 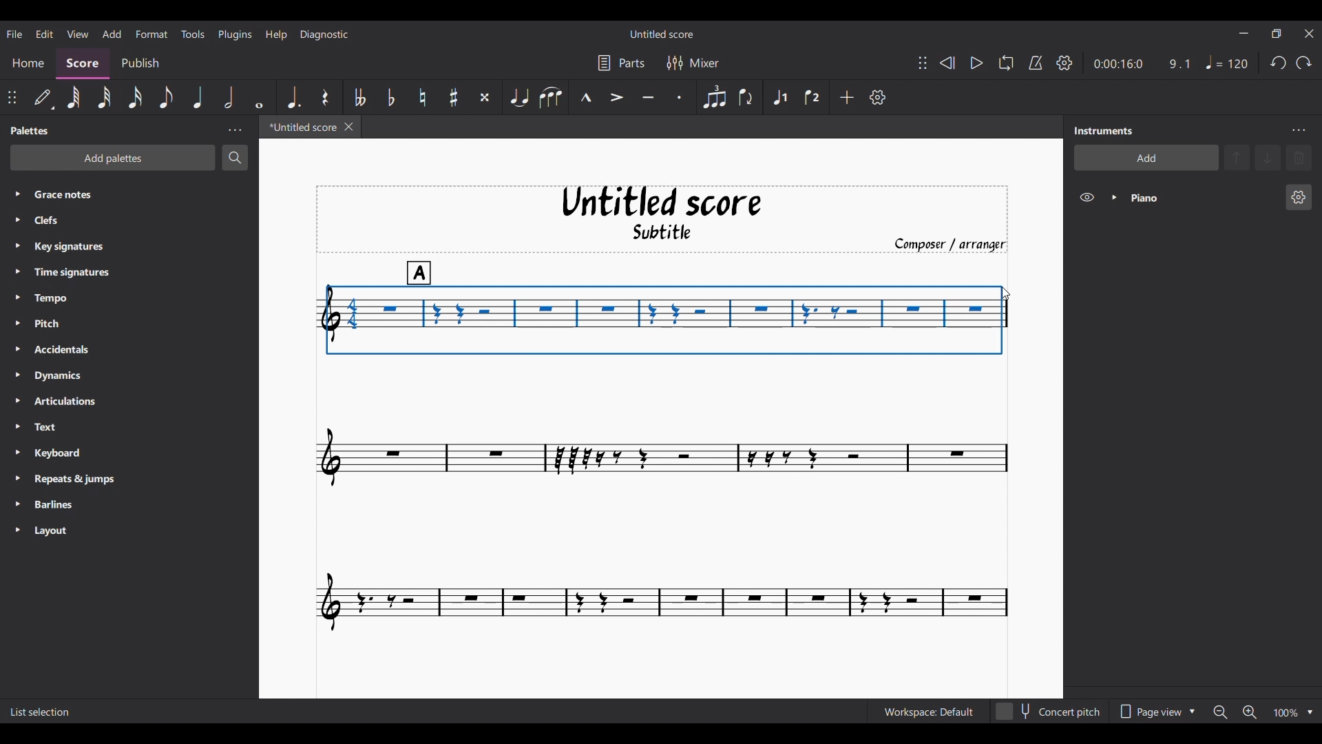 I want to click on Plugins menu, so click(x=236, y=34).